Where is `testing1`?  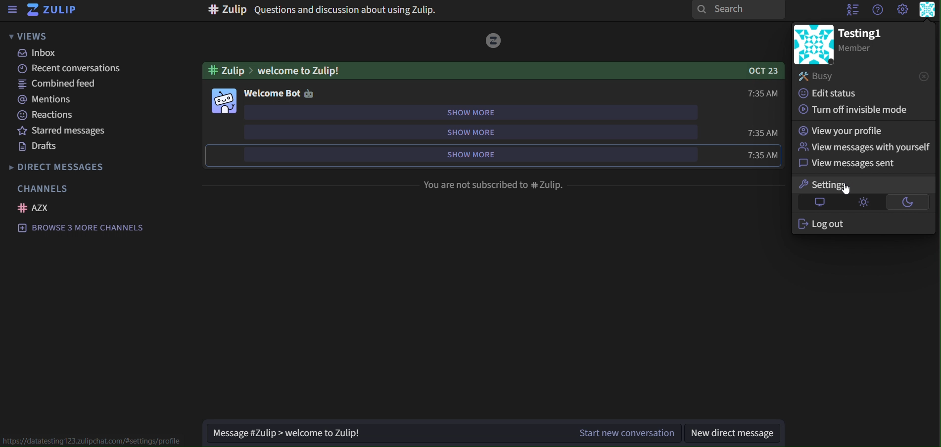
testing1 is located at coordinates (864, 33).